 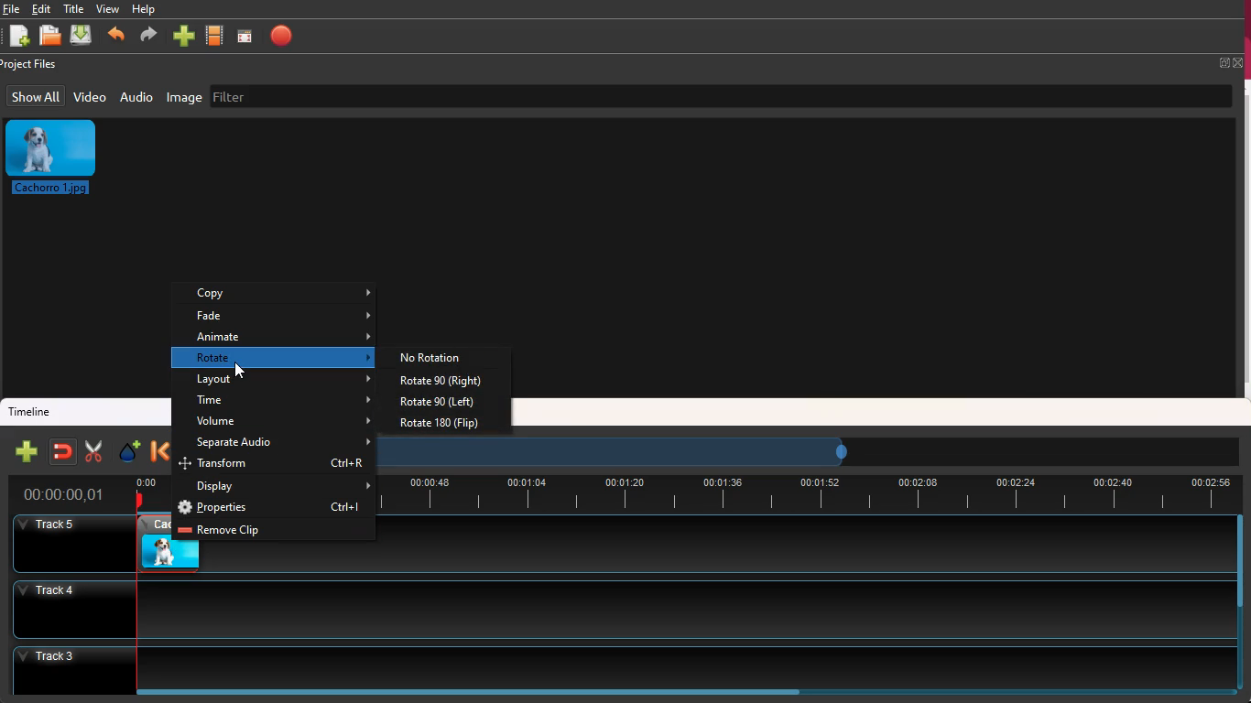 What do you see at coordinates (27, 452) in the screenshot?
I see `new` at bounding box center [27, 452].